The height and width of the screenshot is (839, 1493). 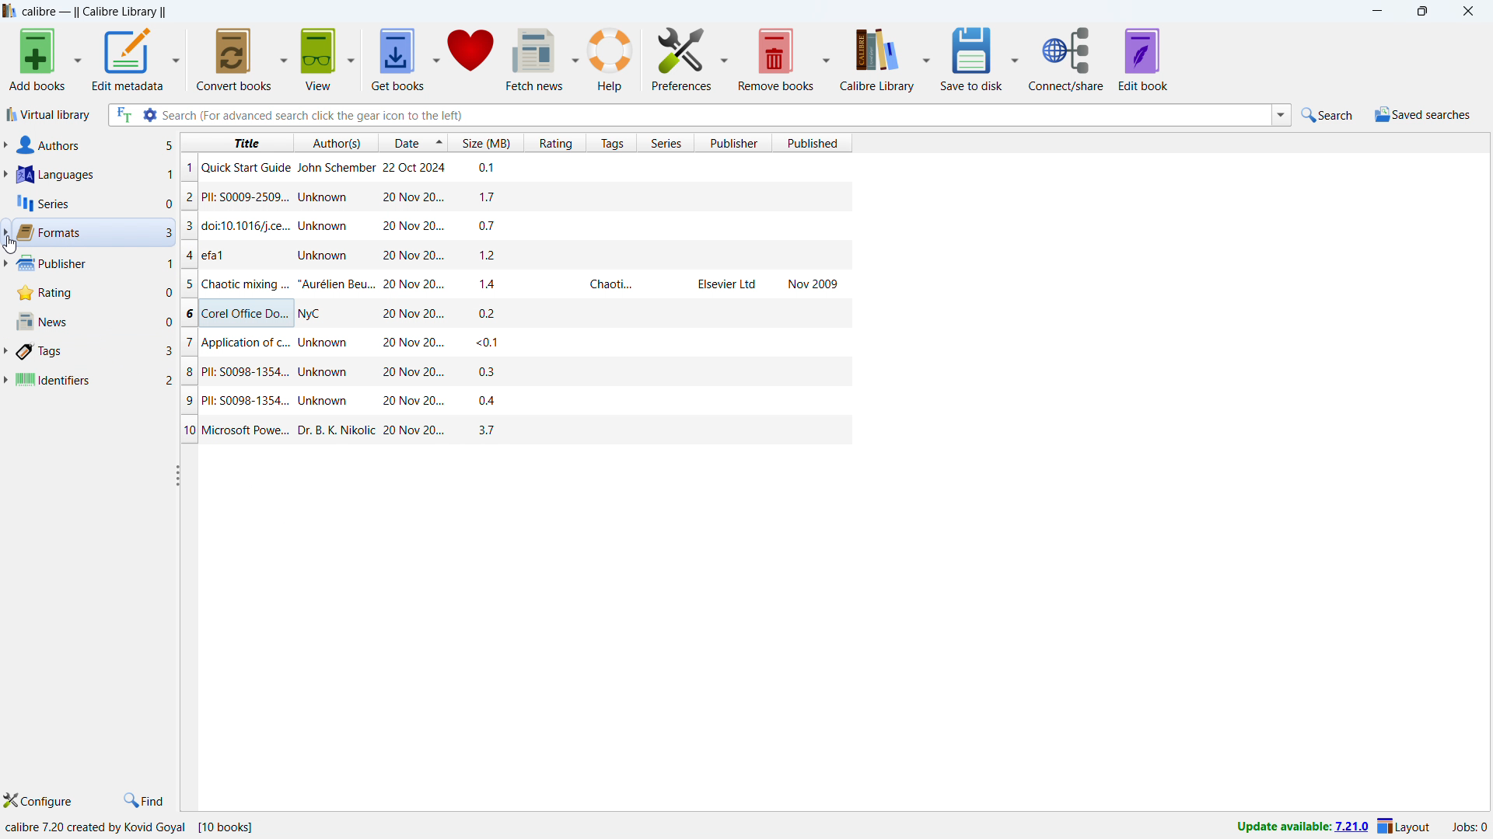 What do you see at coordinates (1378, 11) in the screenshot?
I see `minimize` at bounding box center [1378, 11].